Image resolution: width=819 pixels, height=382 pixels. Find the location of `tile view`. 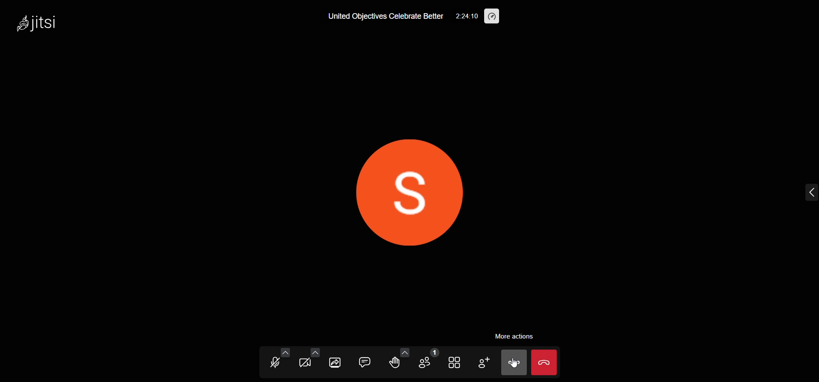

tile view is located at coordinates (453, 363).